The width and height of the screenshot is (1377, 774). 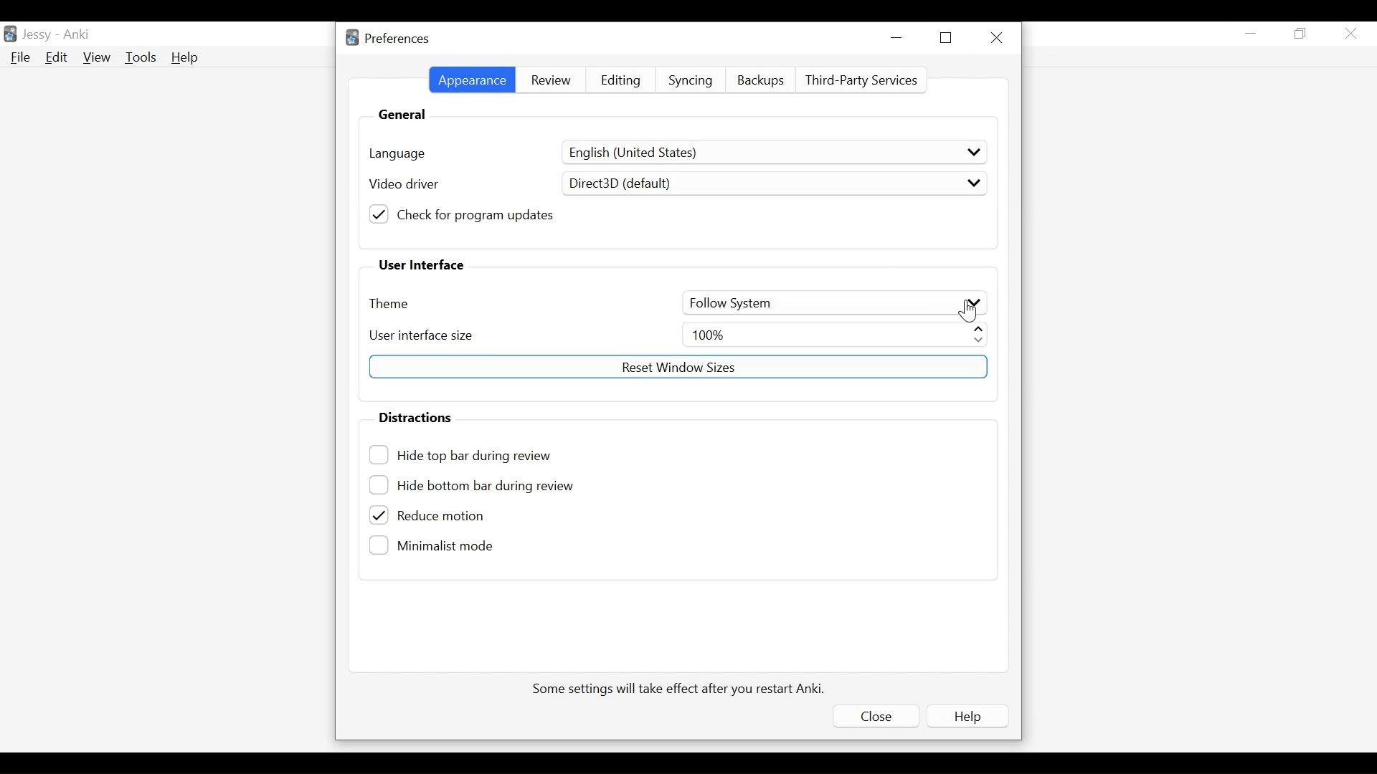 I want to click on language, so click(x=398, y=153).